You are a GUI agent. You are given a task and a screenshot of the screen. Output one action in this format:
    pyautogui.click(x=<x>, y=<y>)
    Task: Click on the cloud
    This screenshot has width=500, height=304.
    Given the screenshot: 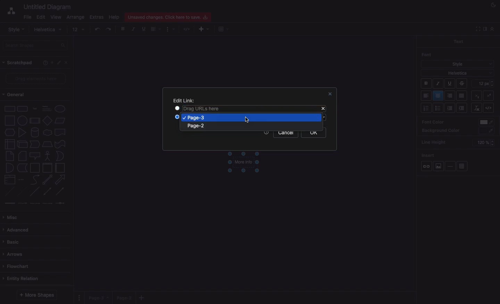 What is the action you would take?
    pyautogui.click(x=48, y=133)
    